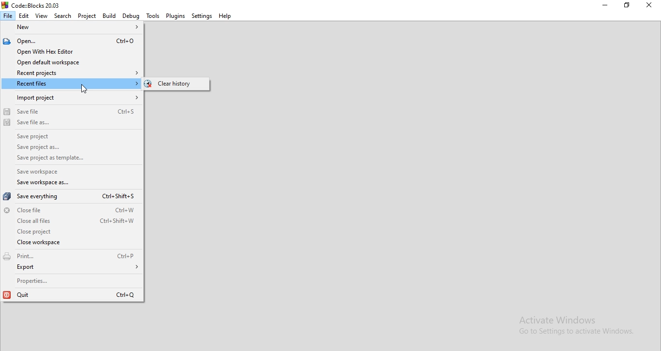 This screenshot has height=351, width=661. What do you see at coordinates (69, 232) in the screenshot?
I see `Close Project` at bounding box center [69, 232].